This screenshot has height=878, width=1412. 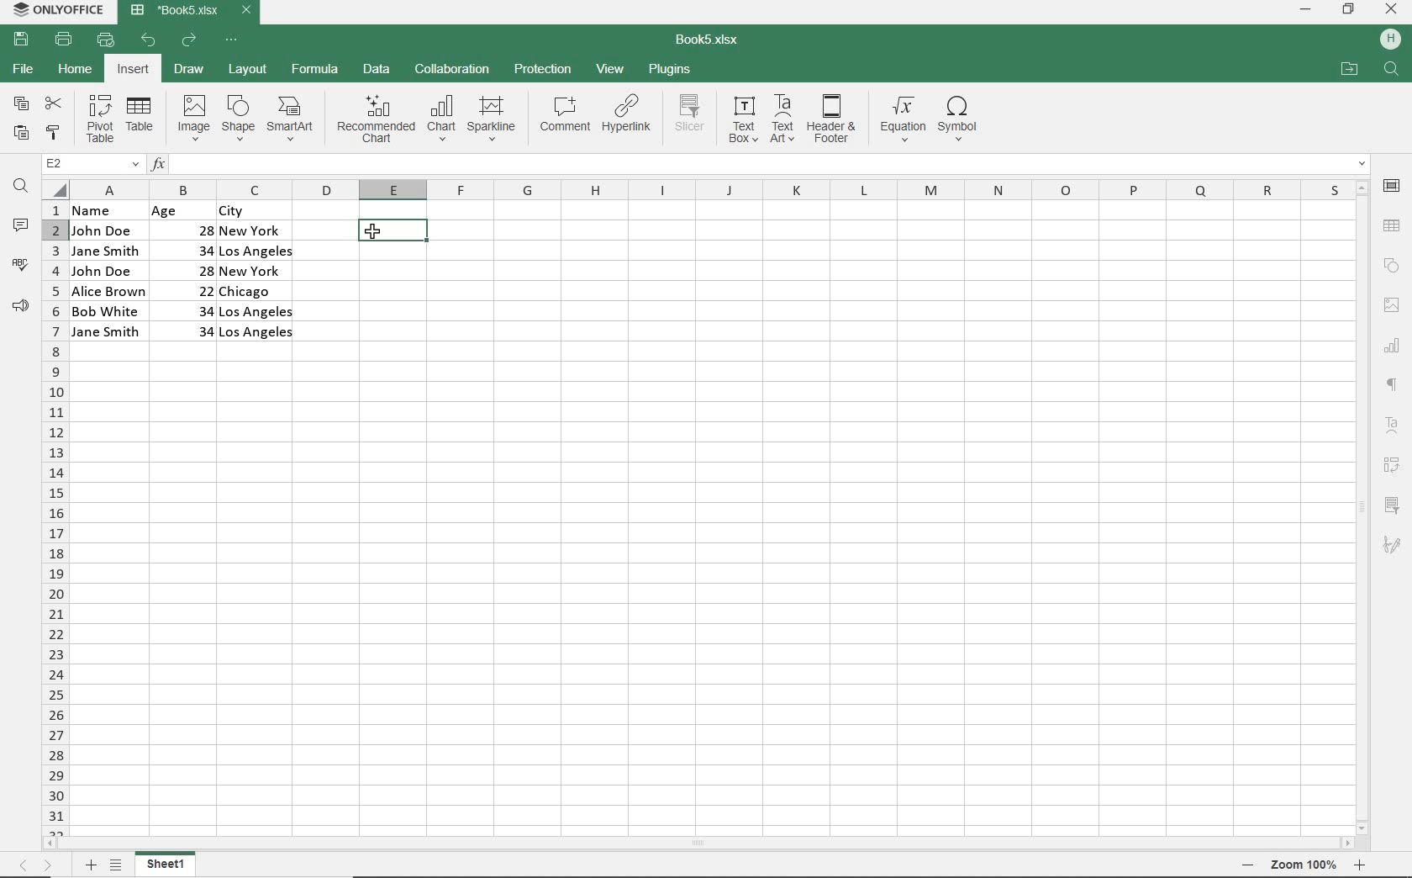 What do you see at coordinates (90, 865) in the screenshot?
I see `ADD SHEETS` at bounding box center [90, 865].